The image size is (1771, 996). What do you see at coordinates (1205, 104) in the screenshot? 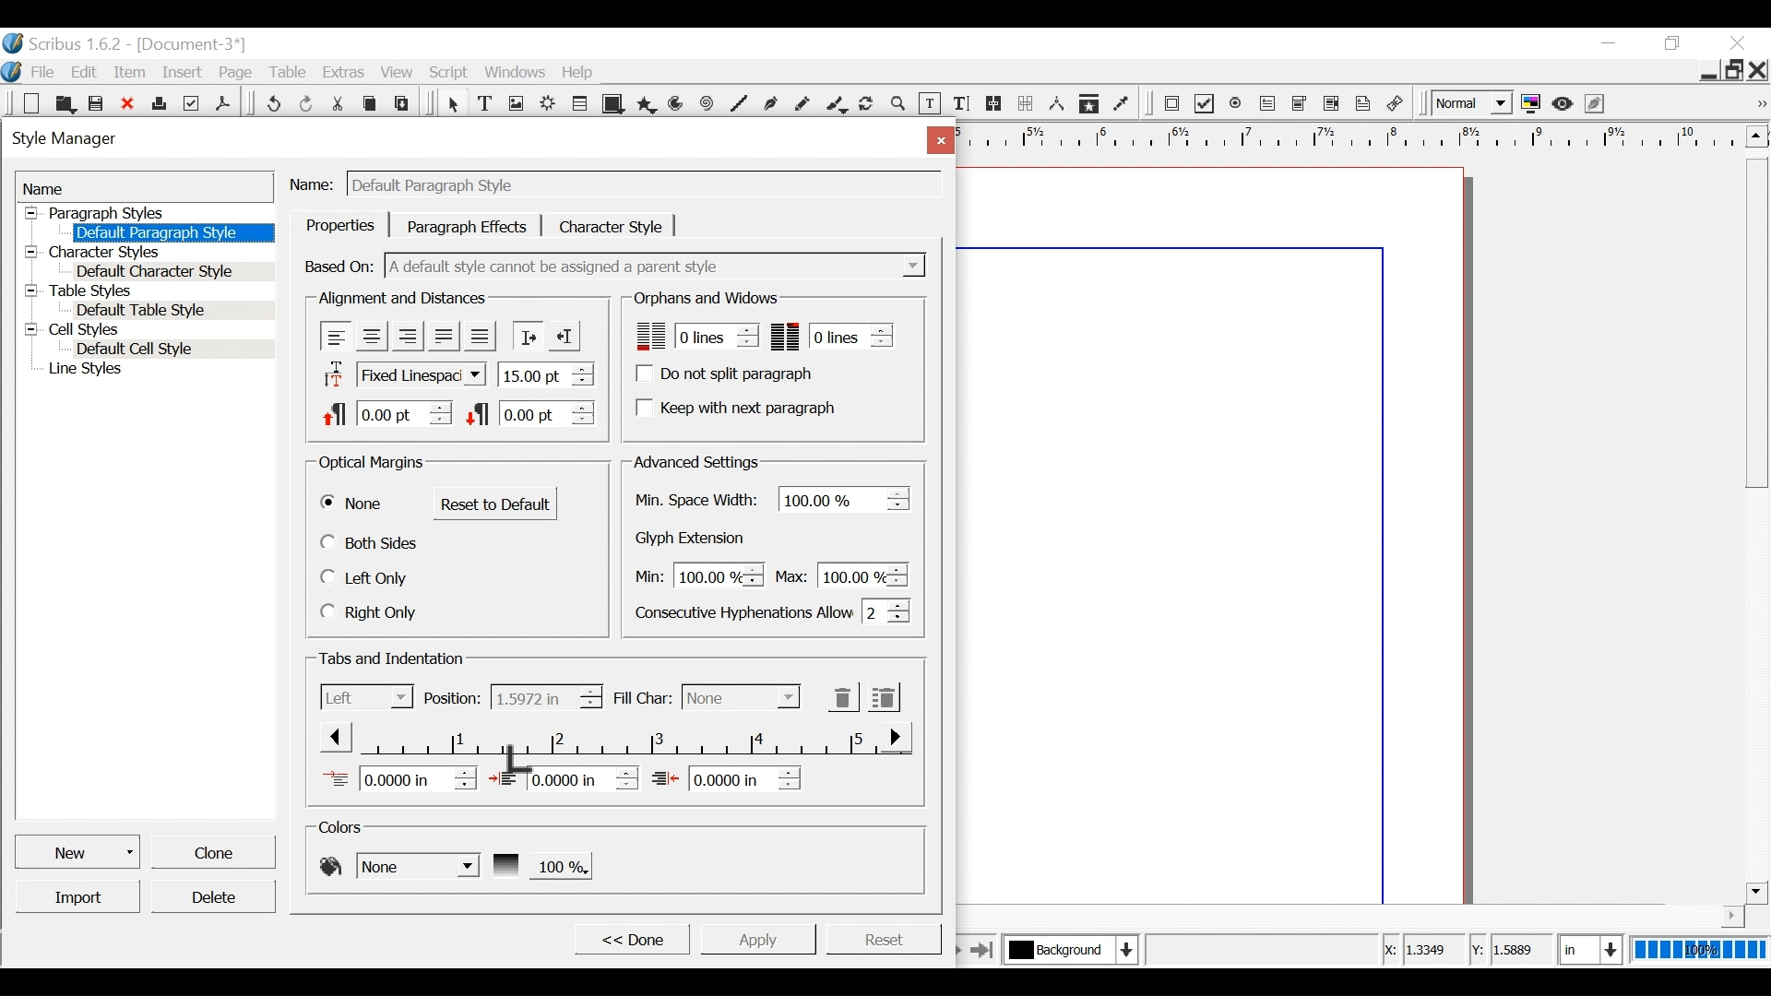
I see `PDF Checkbox` at bounding box center [1205, 104].